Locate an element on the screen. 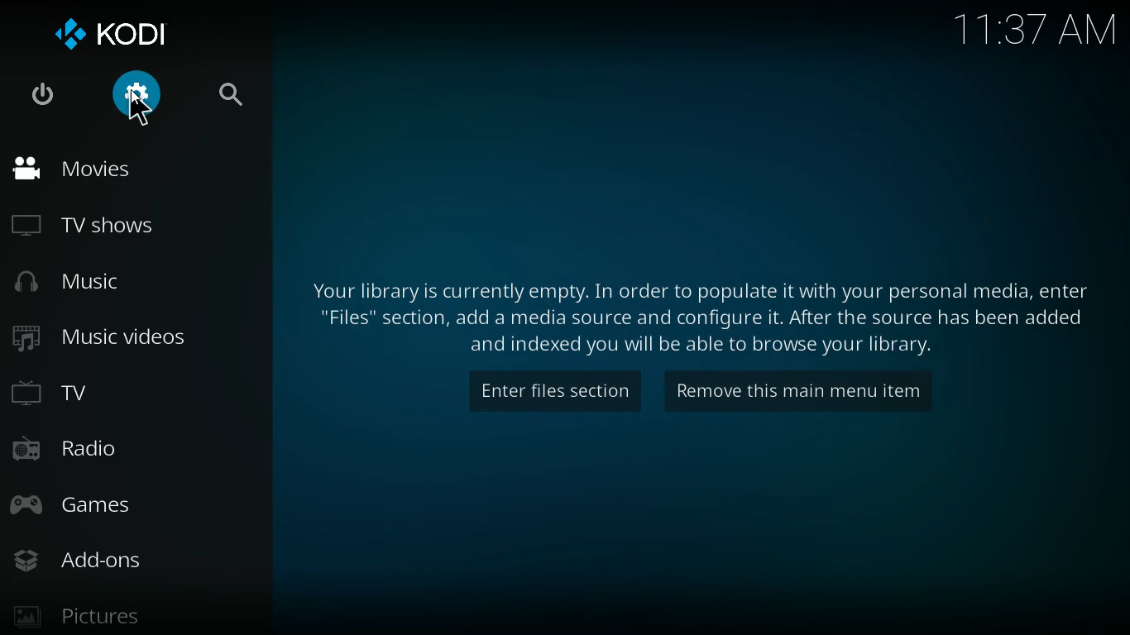  11.37 AM is located at coordinates (1036, 31).